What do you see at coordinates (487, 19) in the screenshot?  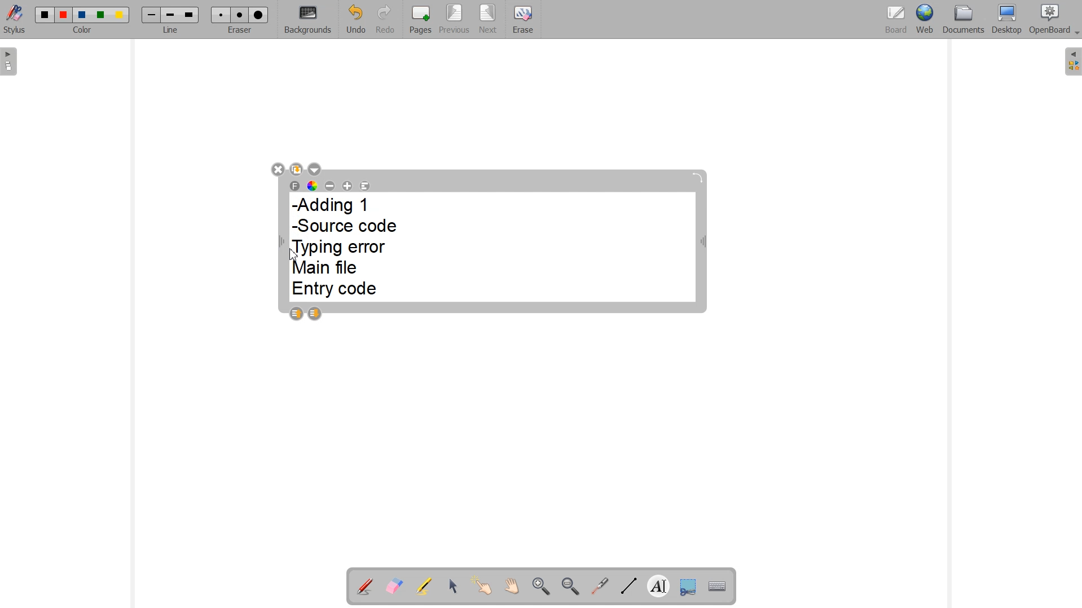 I see `Next` at bounding box center [487, 19].